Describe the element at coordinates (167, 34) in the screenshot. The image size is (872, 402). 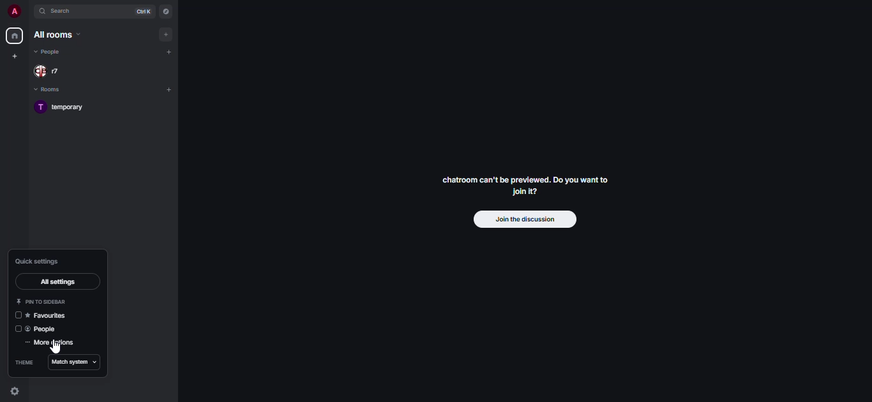
I see `add` at that location.